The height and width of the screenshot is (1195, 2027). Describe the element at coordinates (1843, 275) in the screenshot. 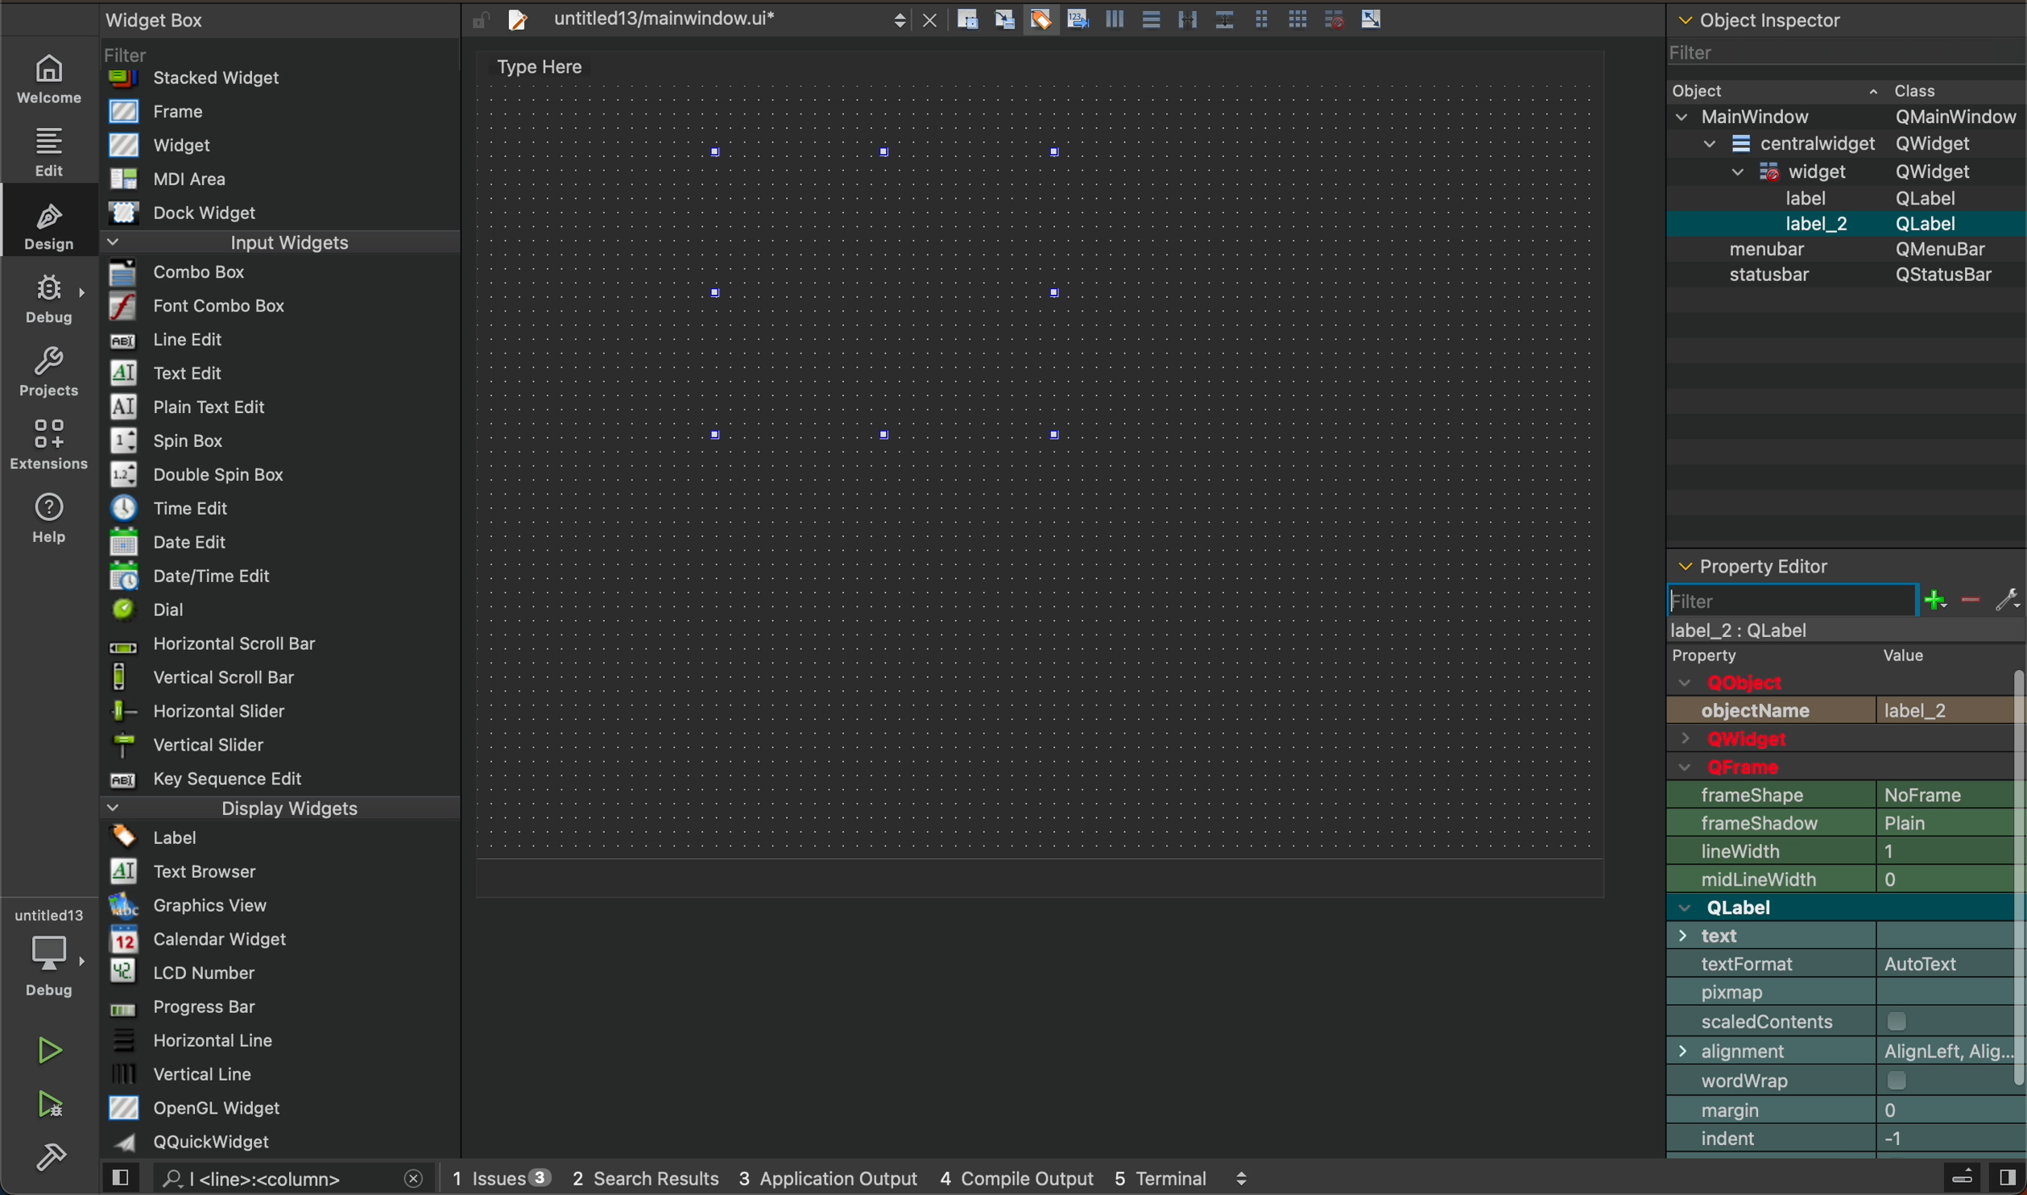

I see `object inspector` at that location.